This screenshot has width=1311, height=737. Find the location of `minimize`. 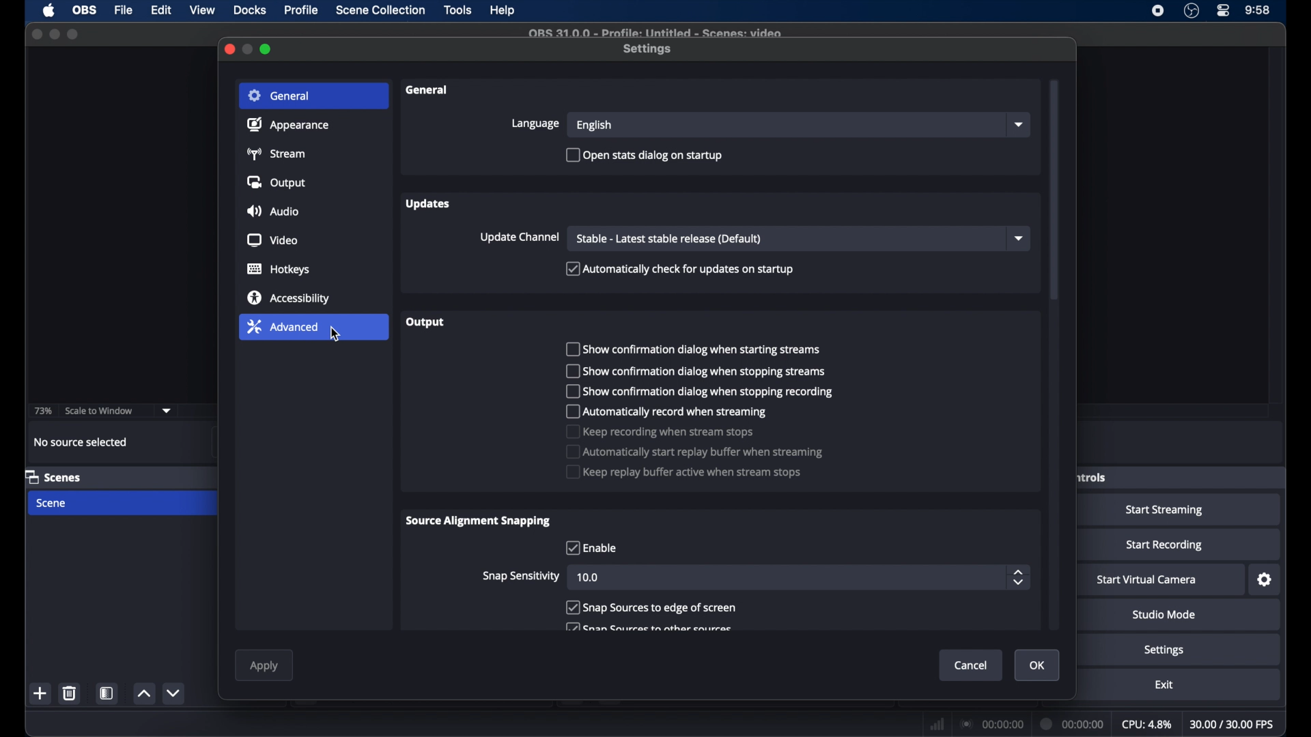

minimize is located at coordinates (55, 34).